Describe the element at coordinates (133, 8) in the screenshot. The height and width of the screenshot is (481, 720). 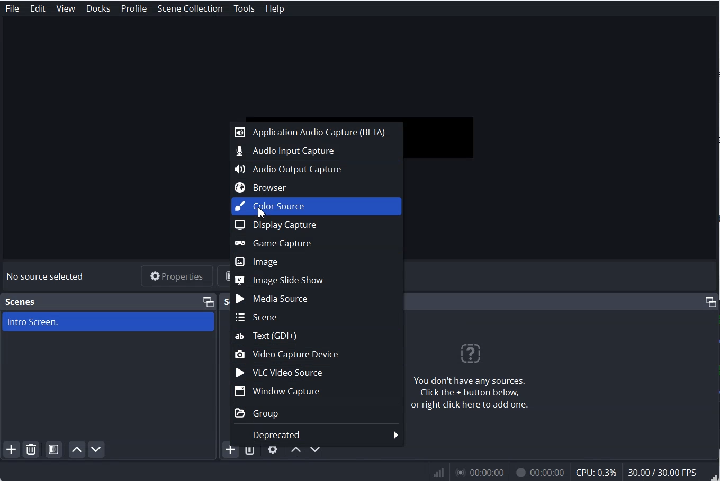
I see `Profile` at that location.